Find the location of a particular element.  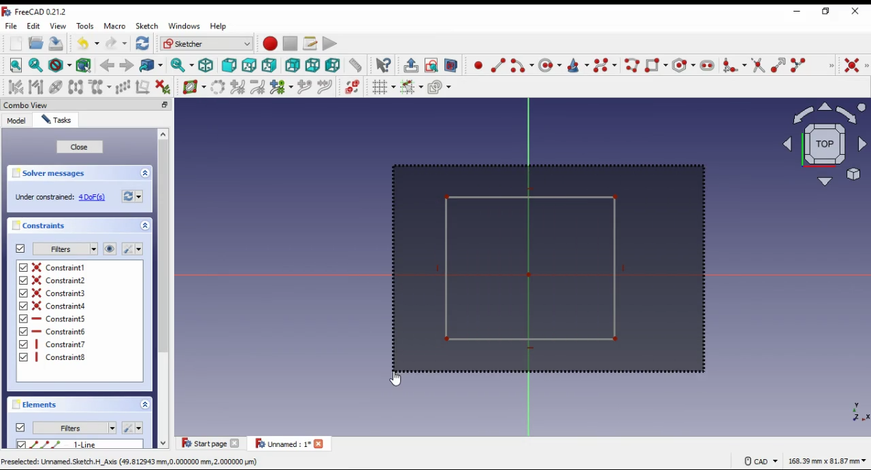

checkbox is located at coordinates (23, 314).